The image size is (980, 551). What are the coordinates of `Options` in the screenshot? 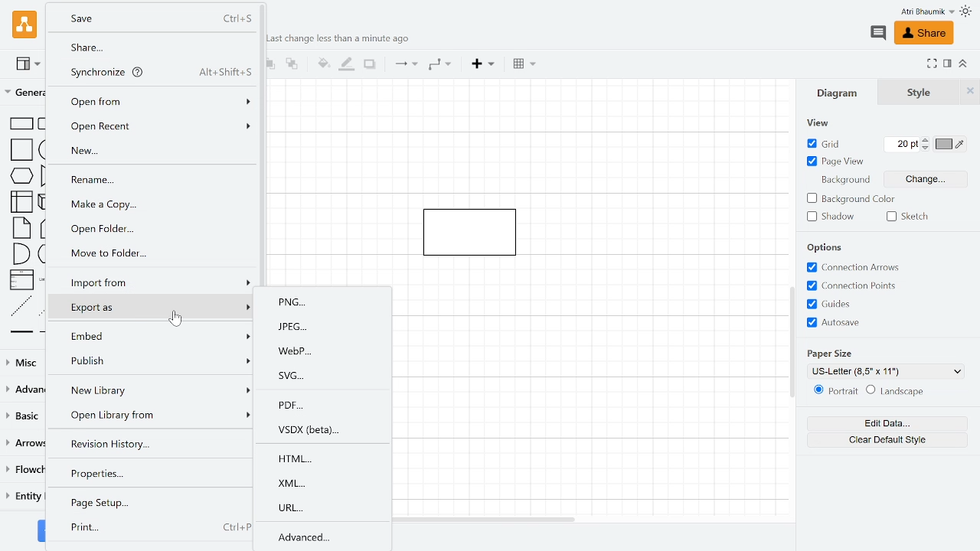 It's located at (825, 249).